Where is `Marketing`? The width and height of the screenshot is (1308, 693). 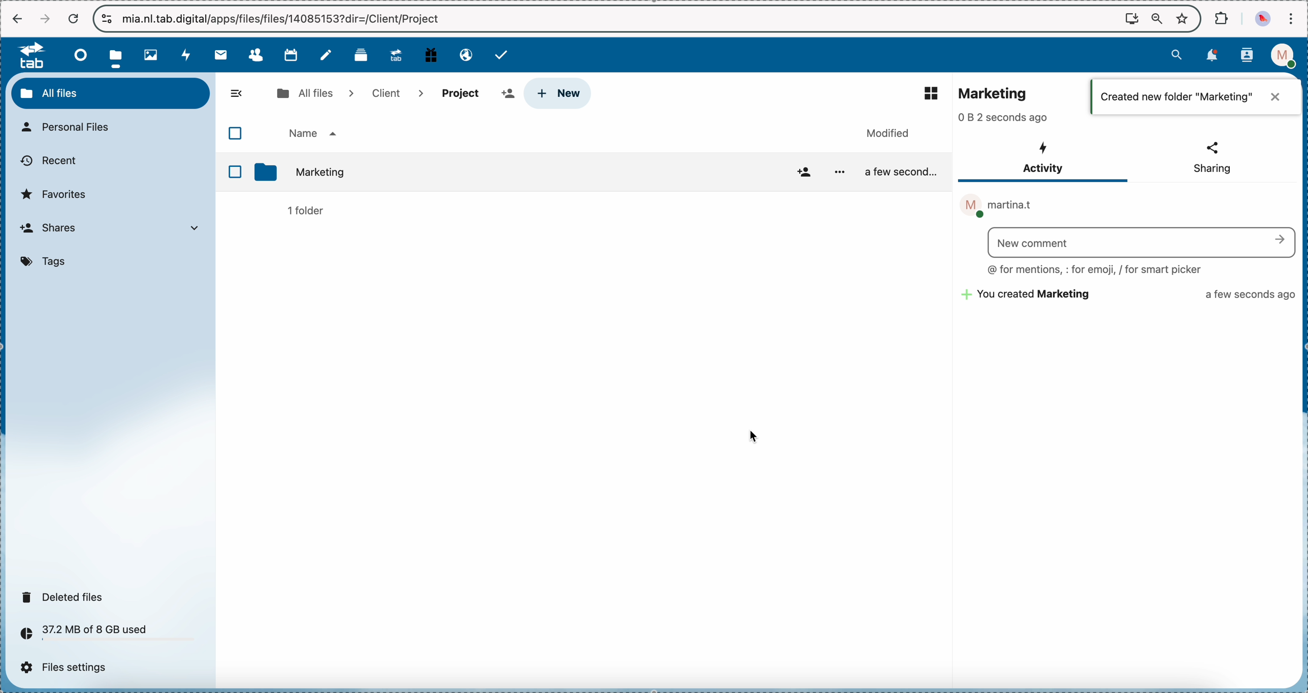 Marketing is located at coordinates (993, 92).